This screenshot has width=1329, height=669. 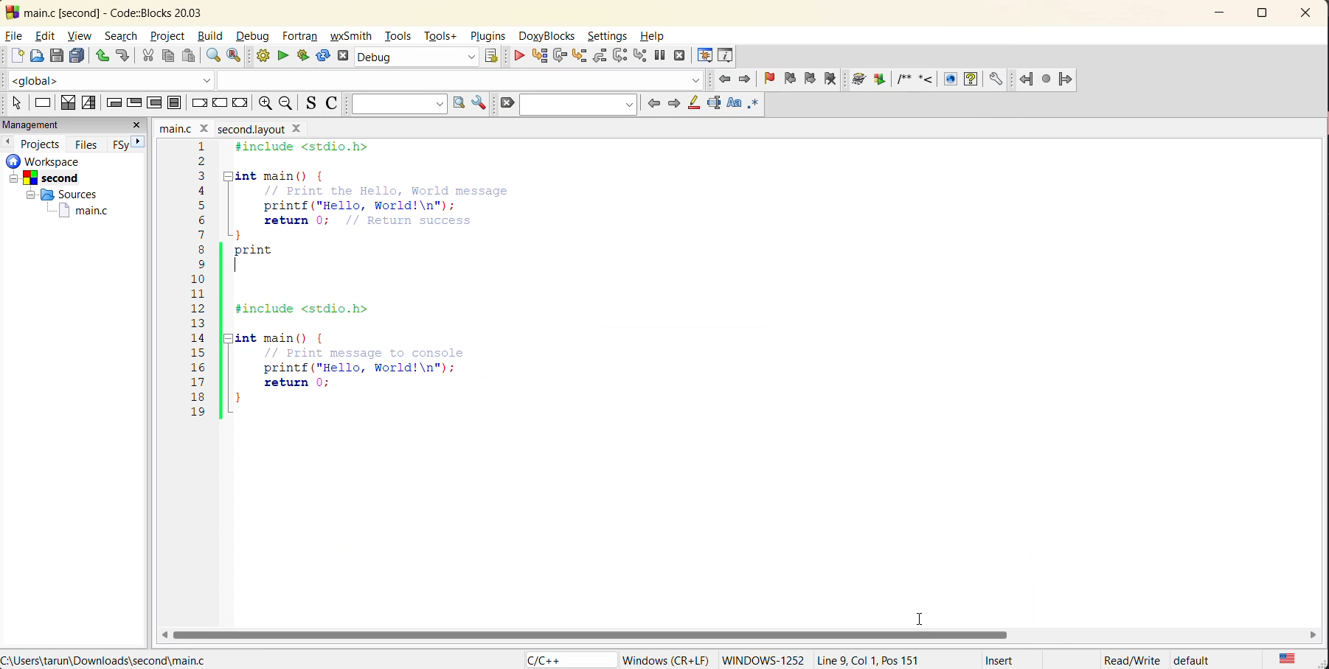 What do you see at coordinates (600, 57) in the screenshot?
I see `step out` at bounding box center [600, 57].